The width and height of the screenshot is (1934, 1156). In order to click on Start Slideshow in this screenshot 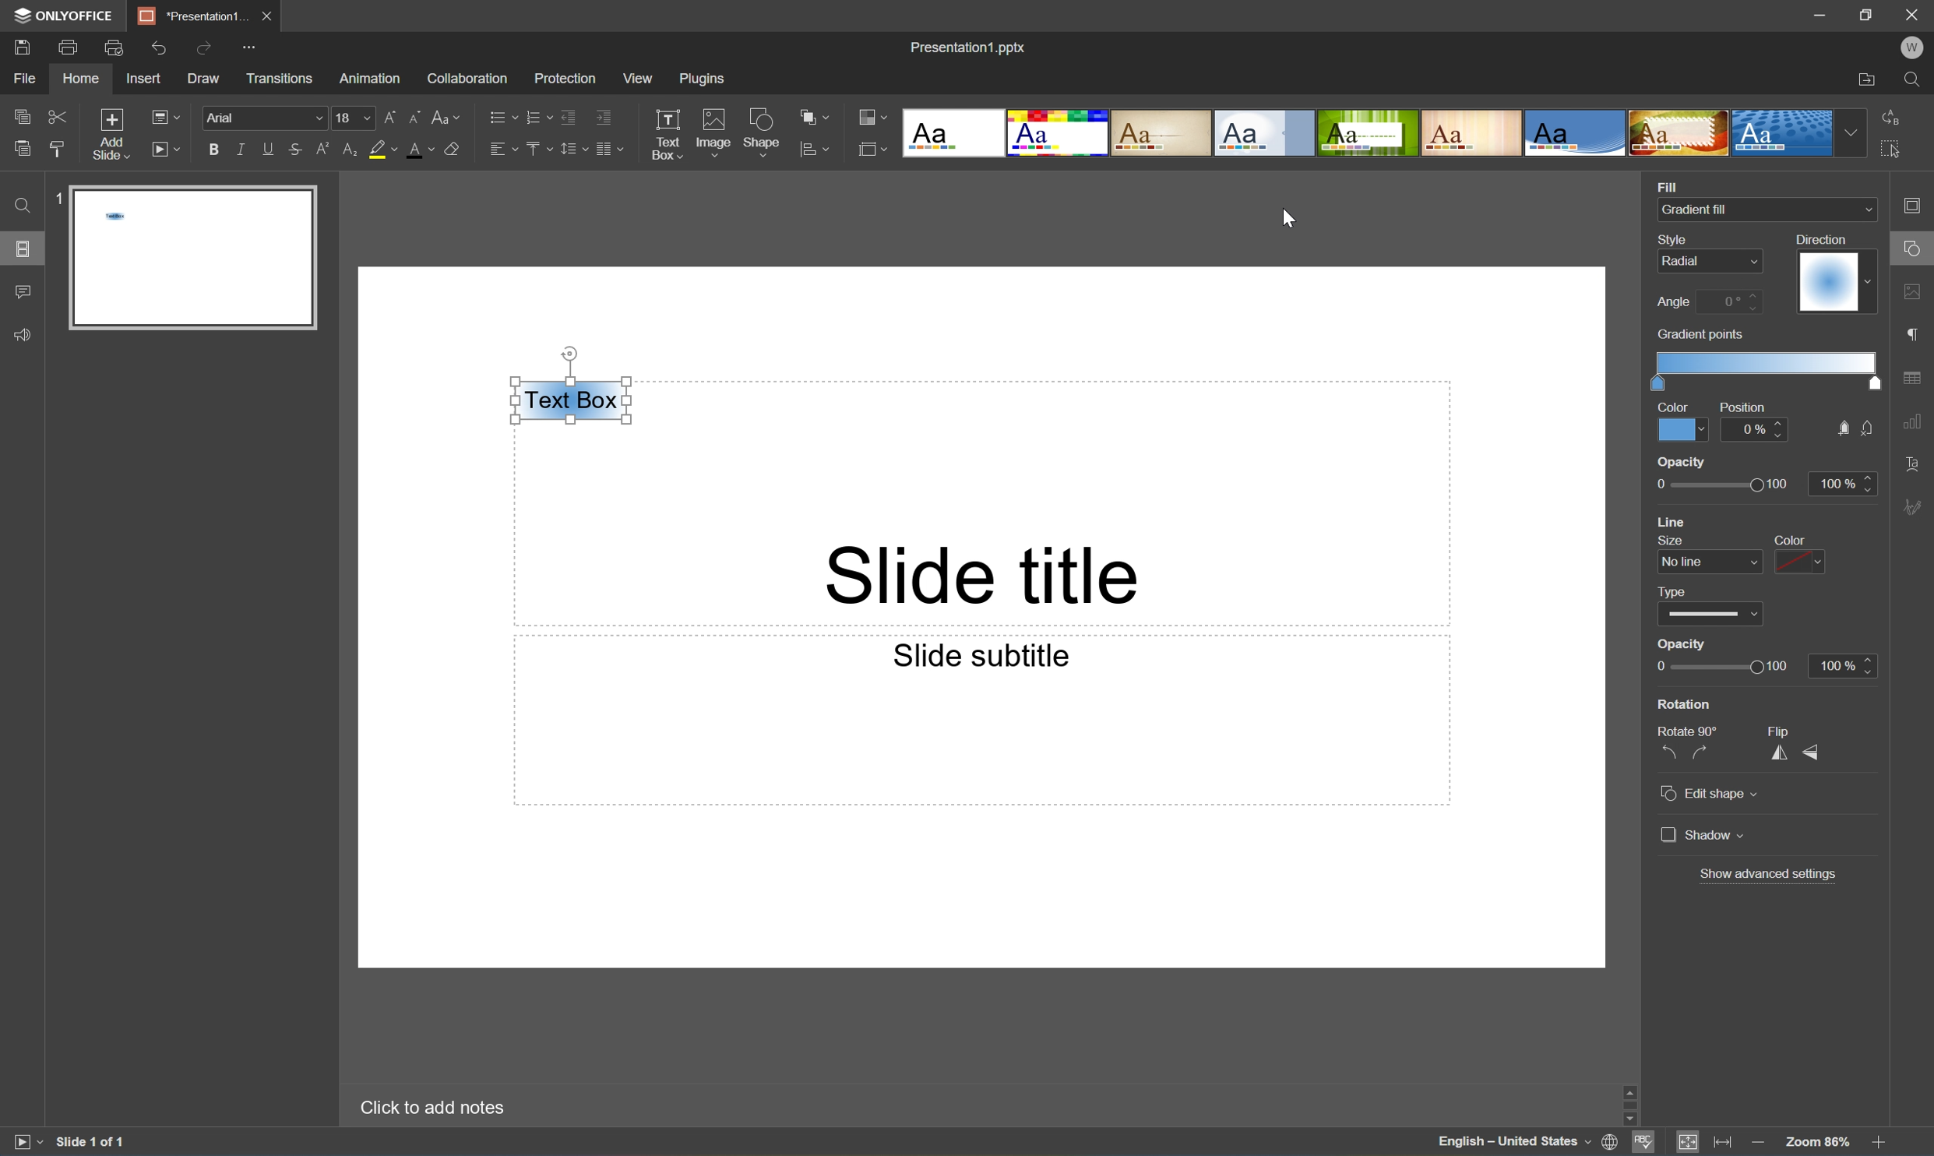, I will do `click(164, 148)`.